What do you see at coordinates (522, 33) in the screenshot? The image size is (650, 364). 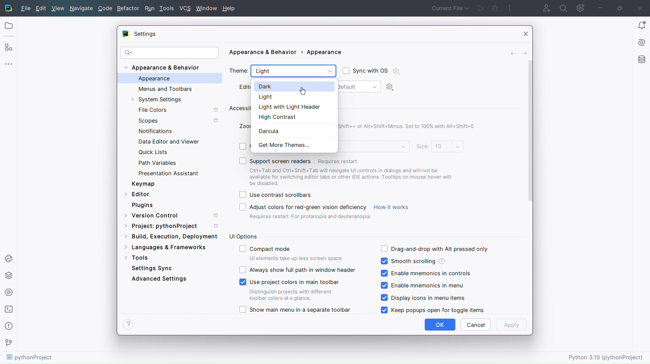 I see `Close` at bounding box center [522, 33].